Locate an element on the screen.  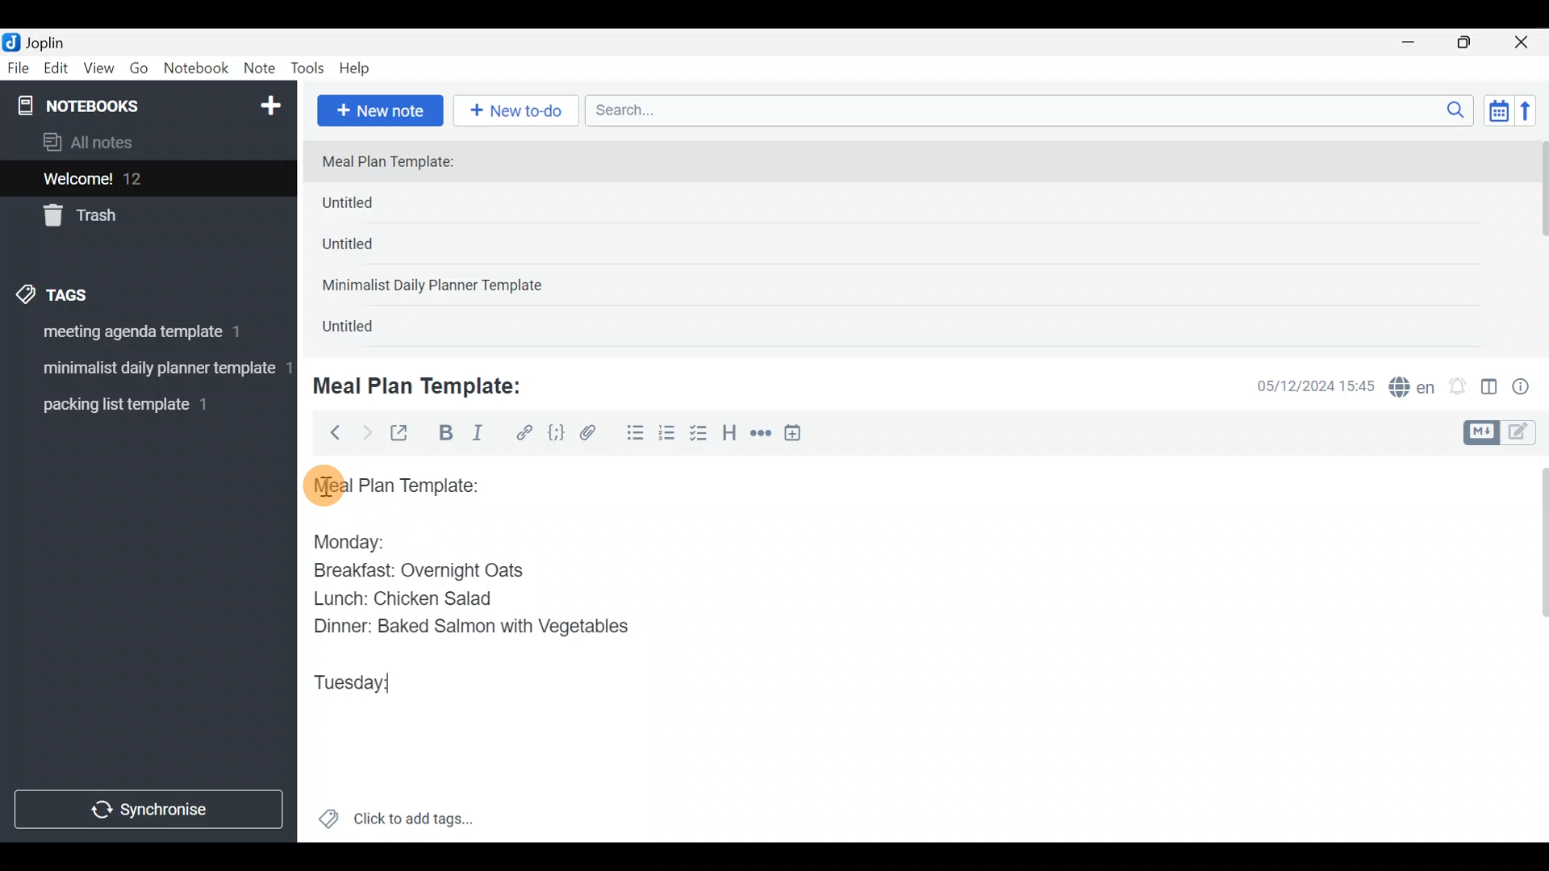
Toggle editors is located at coordinates (1504, 431).